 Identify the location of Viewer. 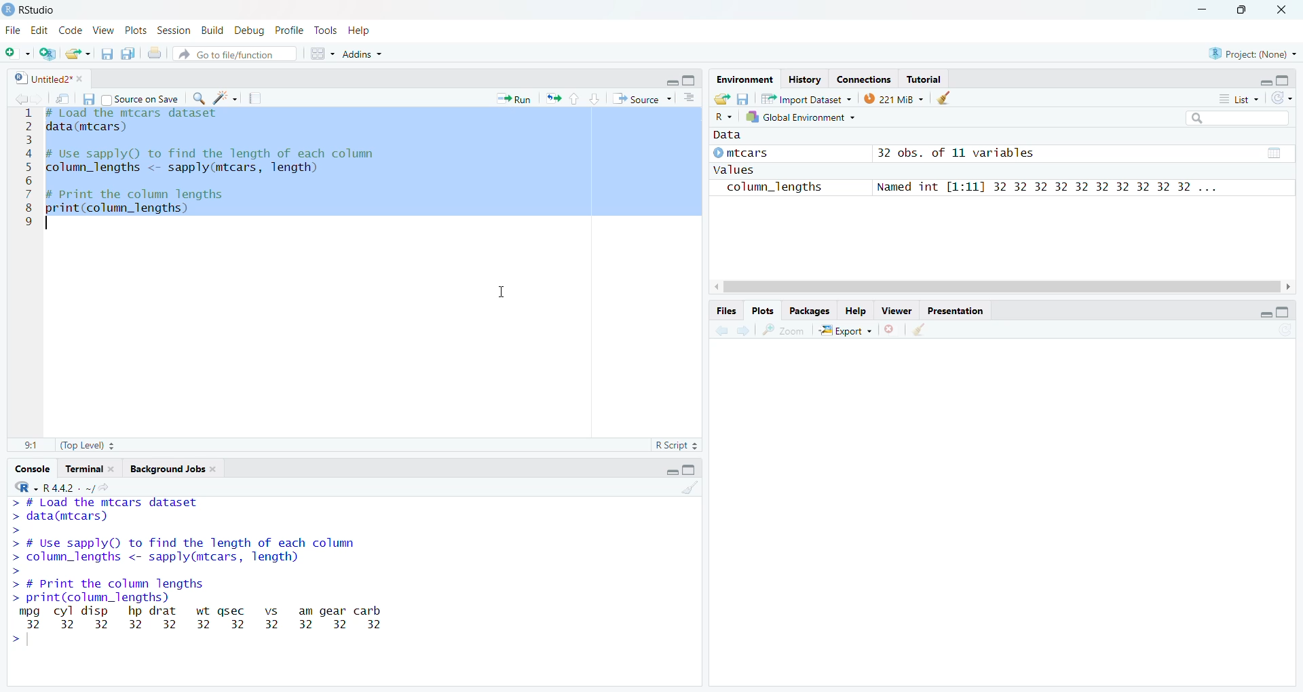
(896, 311).